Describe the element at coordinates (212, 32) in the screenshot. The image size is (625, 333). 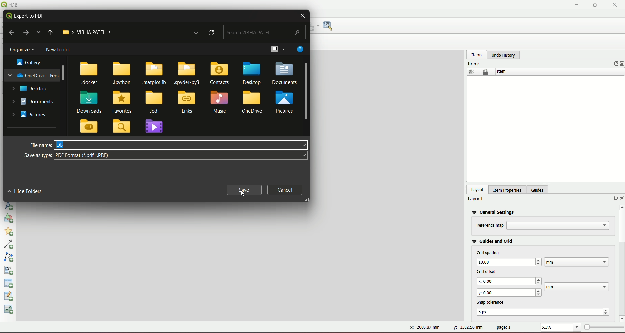
I see `refresh` at that location.